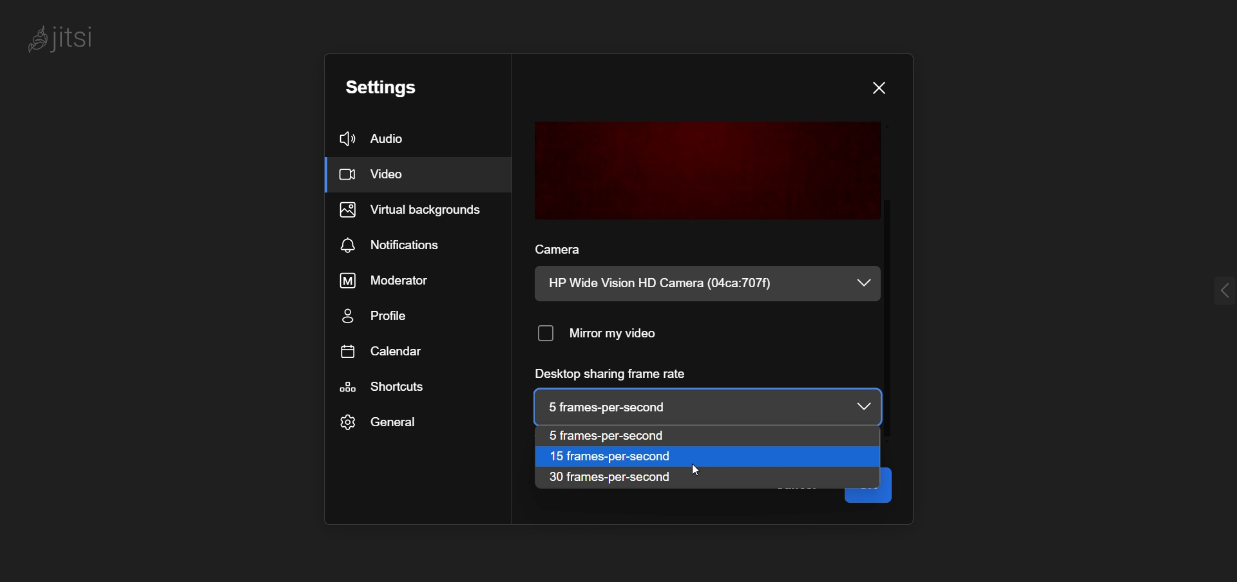  What do you see at coordinates (378, 351) in the screenshot?
I see `calendar` at bounding box center [378, 351].